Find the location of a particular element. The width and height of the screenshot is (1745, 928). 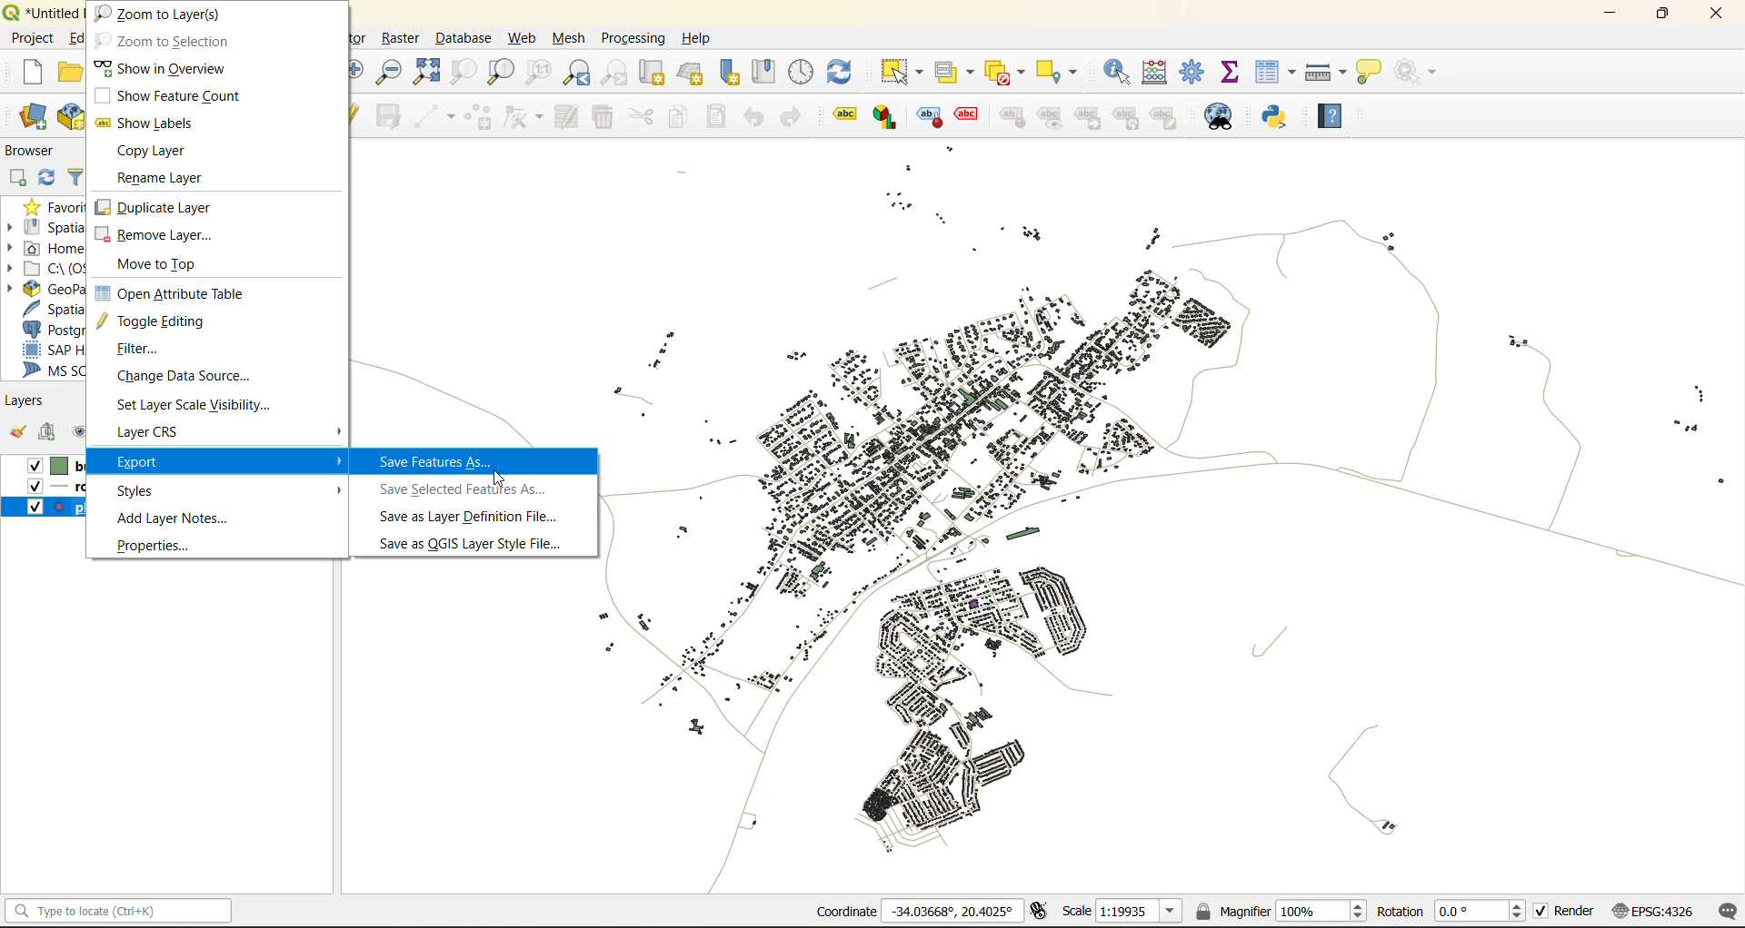

scale is located at coordinates (1123, 913).